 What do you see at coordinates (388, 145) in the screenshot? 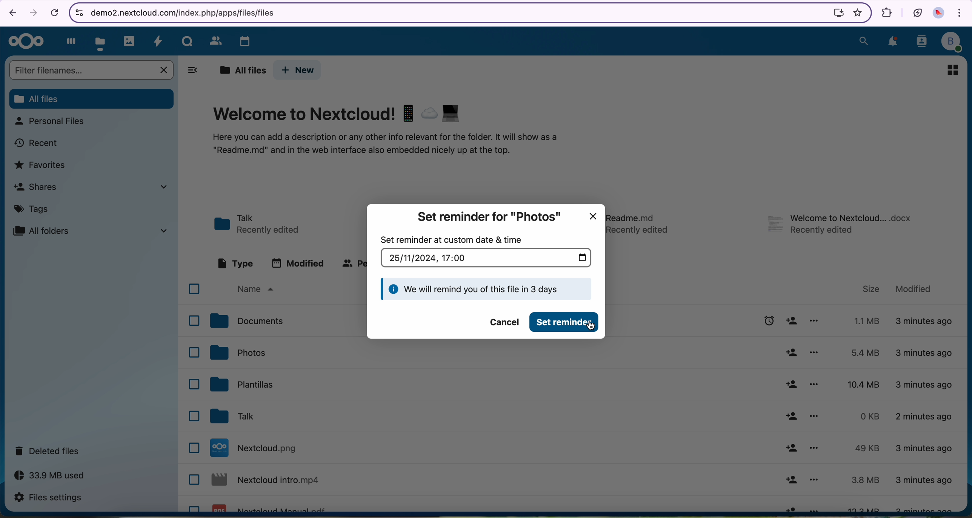
I see `description of the page` at bounding box center [388, 145].